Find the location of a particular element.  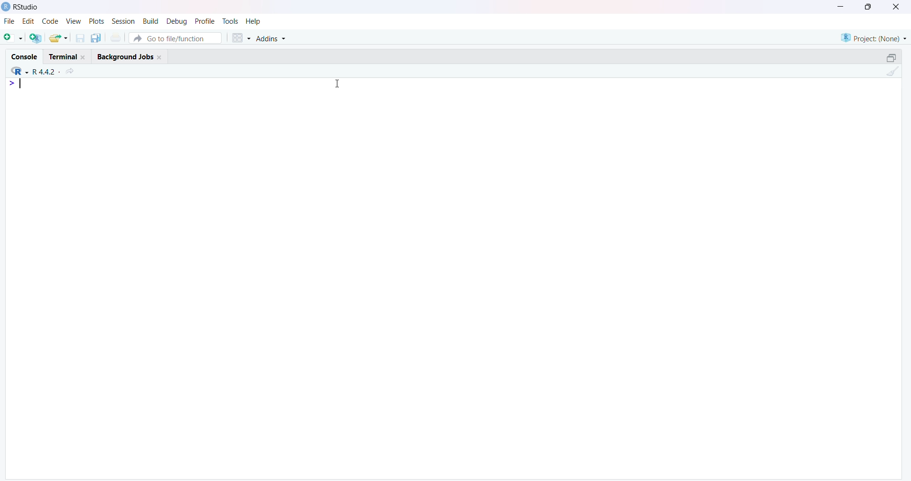

Edit is located at coordinates (28, 23).